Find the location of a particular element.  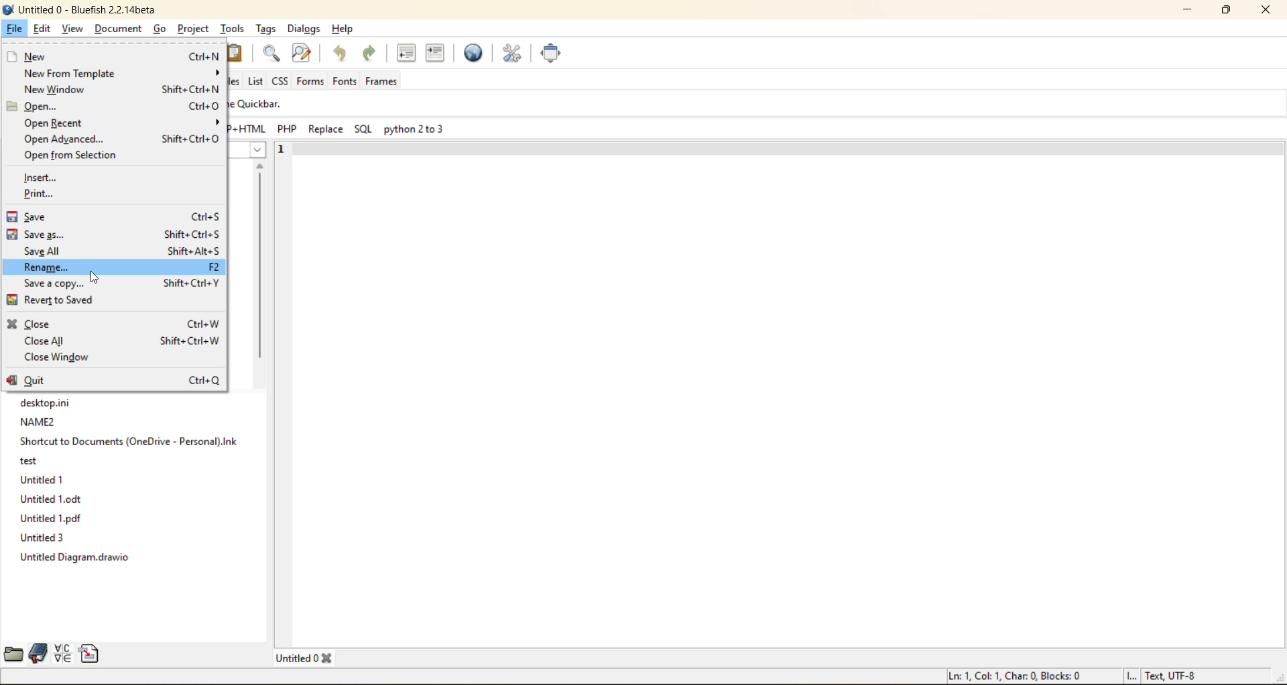

fonts is located at coordinates (344, 80).